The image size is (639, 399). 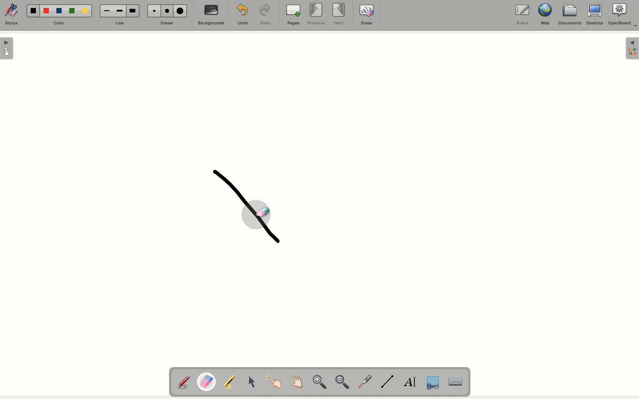 I want to click on Cursor, so click(x=251, y=380).